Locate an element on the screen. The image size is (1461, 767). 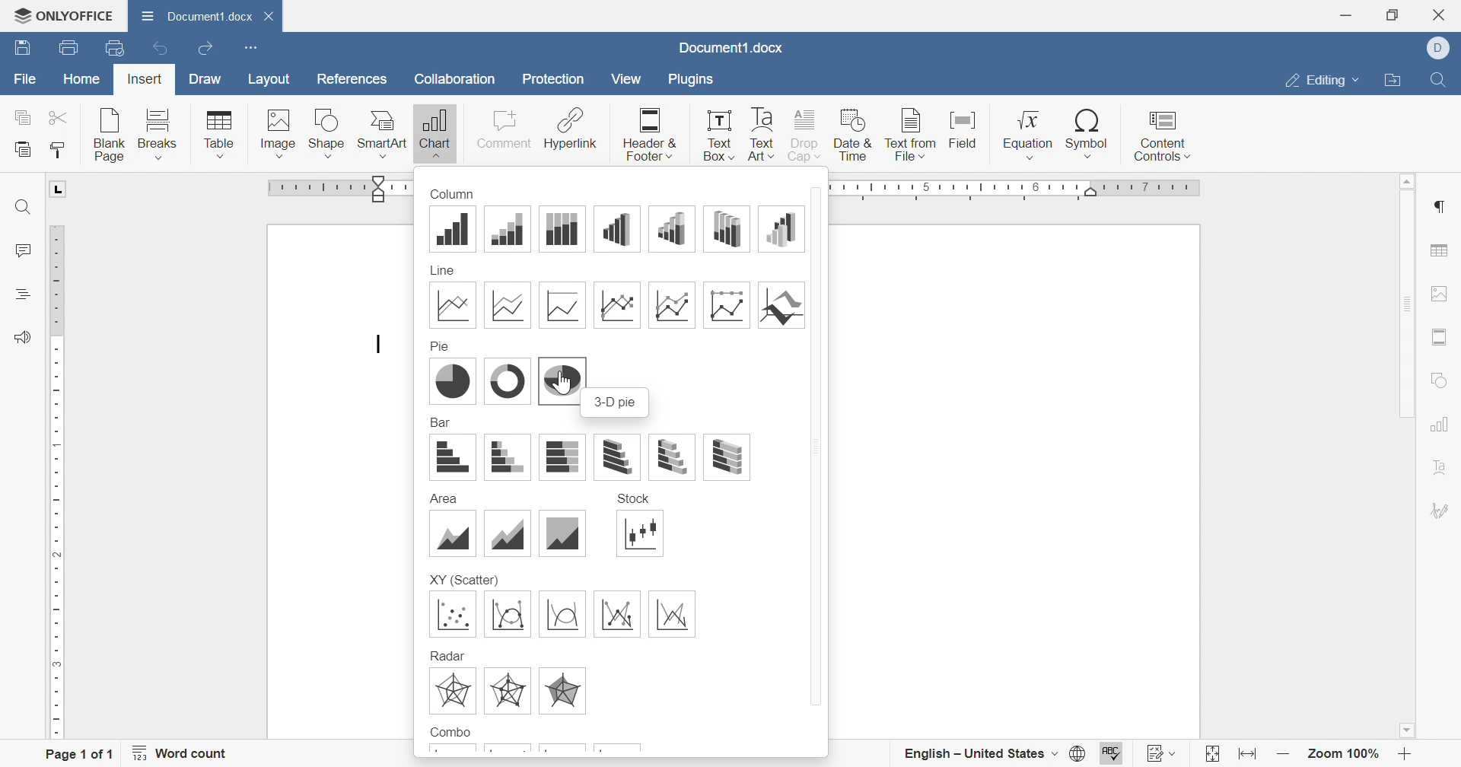
3-D 100% Stacked Bar is located at coordinates (726, 458).